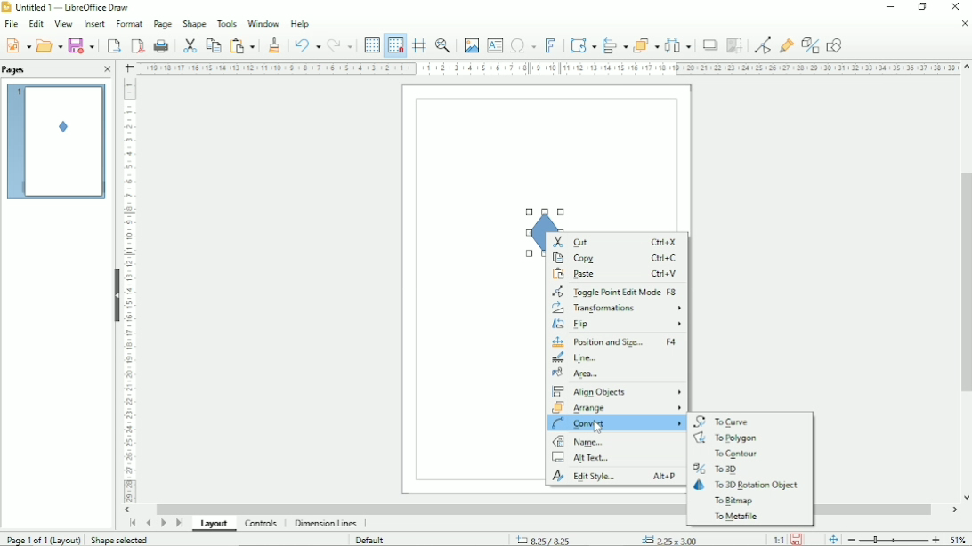  What do you see at coordinates (810, 44) in the screenshot?
I see `Toggle extrusion` at bounding box center [810, 44].